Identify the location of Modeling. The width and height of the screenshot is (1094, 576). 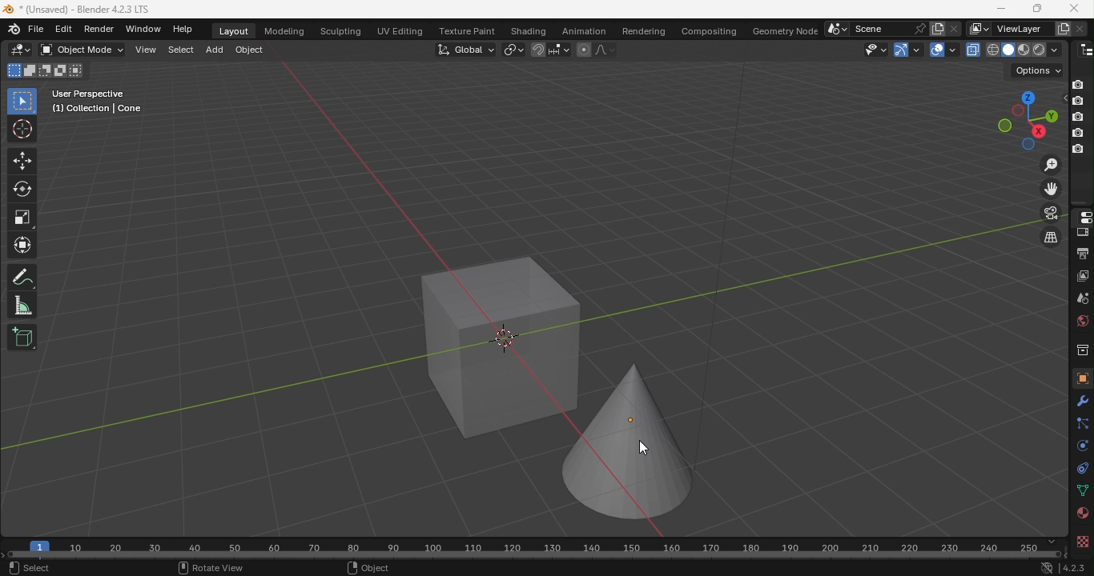
(283, 30).